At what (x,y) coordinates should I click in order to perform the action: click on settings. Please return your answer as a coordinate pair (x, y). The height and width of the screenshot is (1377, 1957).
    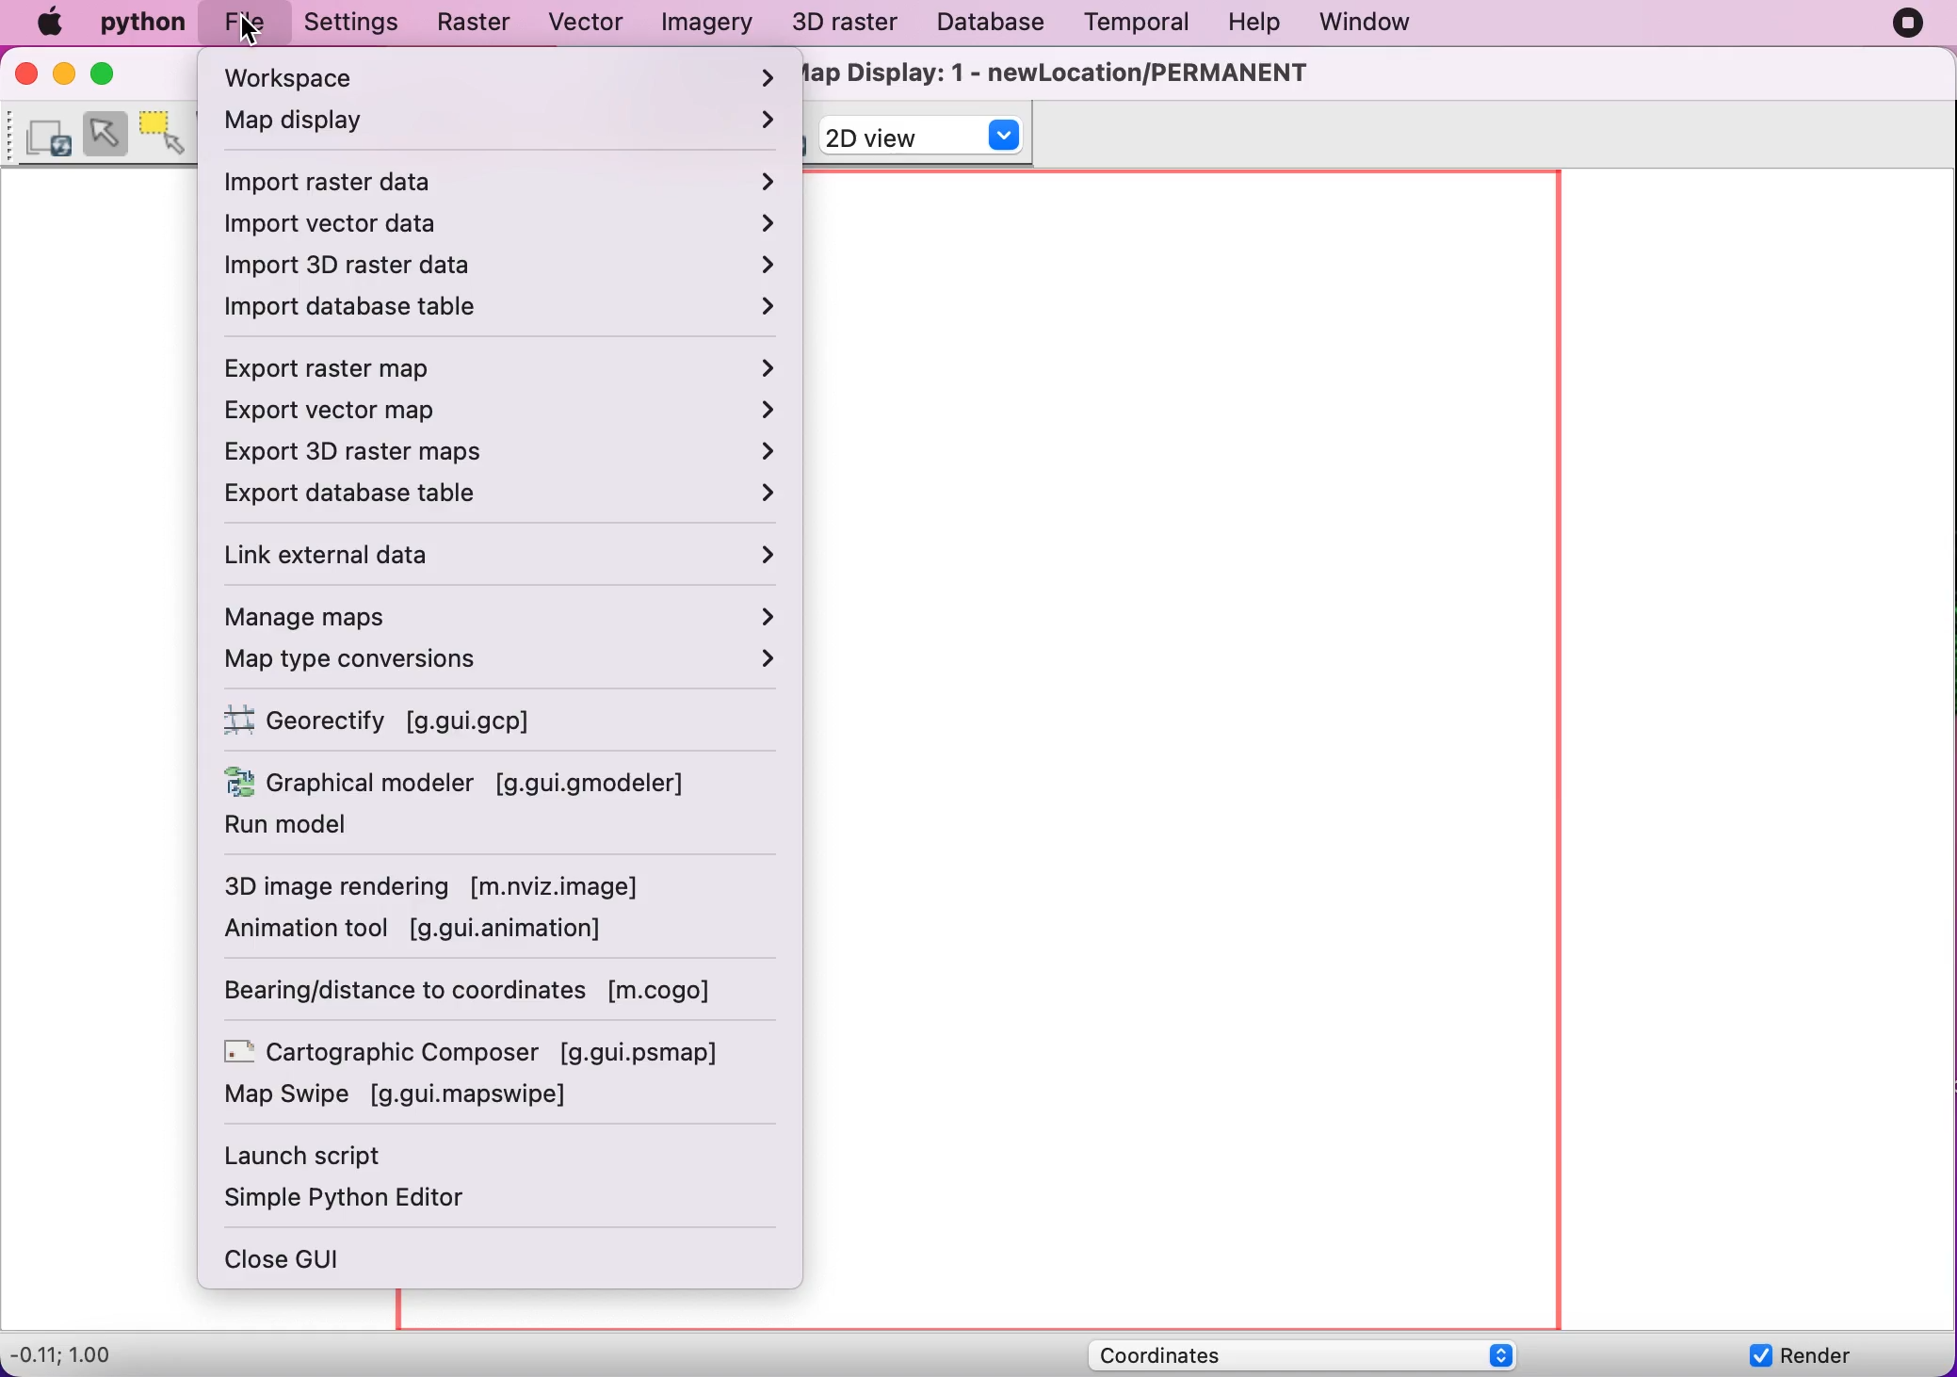
    Looking at the image, I should click on (360, 27).